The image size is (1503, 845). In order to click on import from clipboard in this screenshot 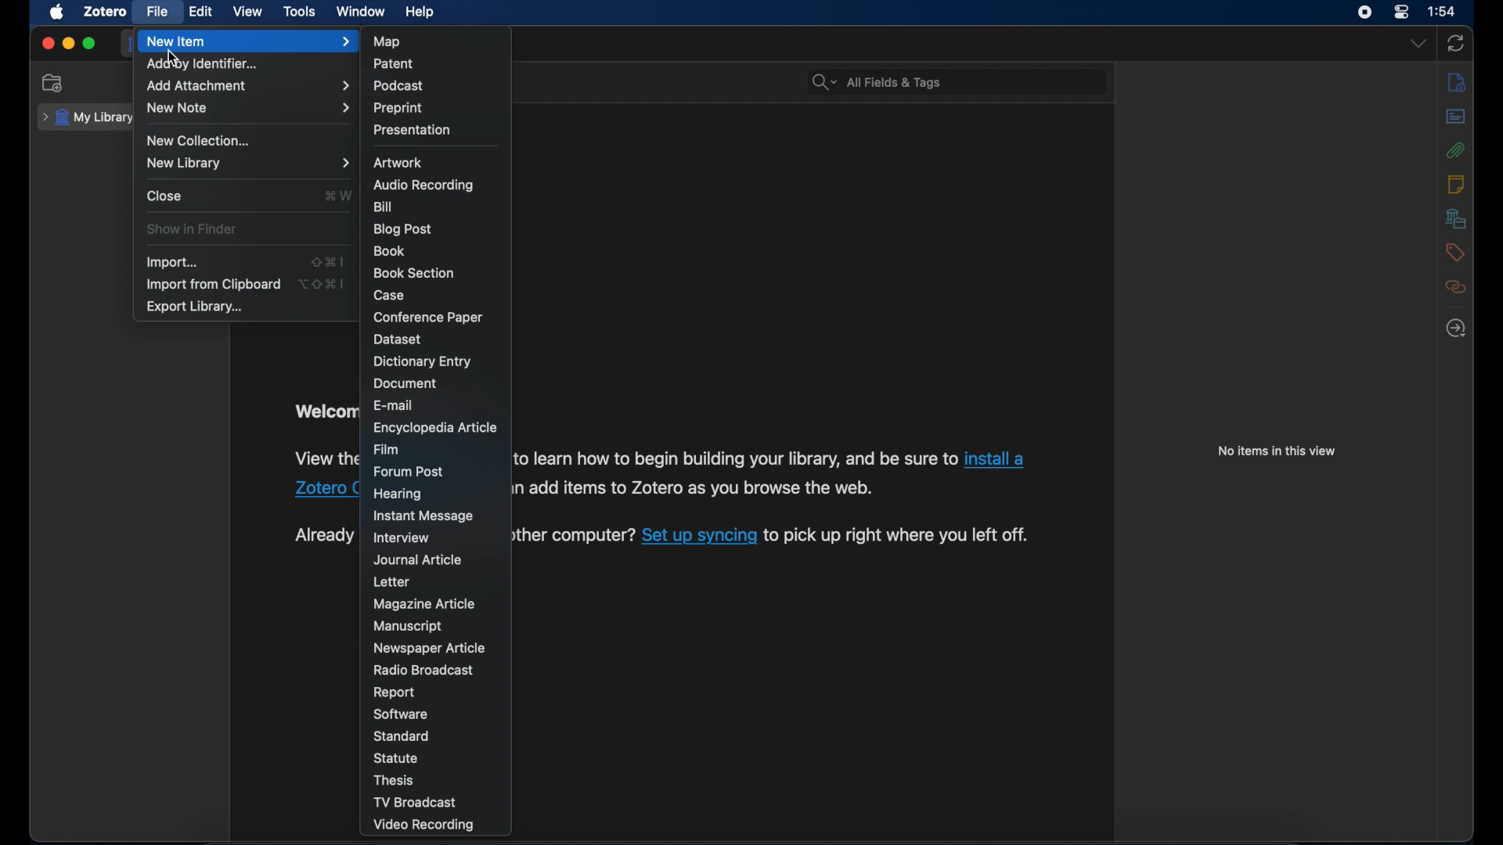, I will do `click(212, 283)`.